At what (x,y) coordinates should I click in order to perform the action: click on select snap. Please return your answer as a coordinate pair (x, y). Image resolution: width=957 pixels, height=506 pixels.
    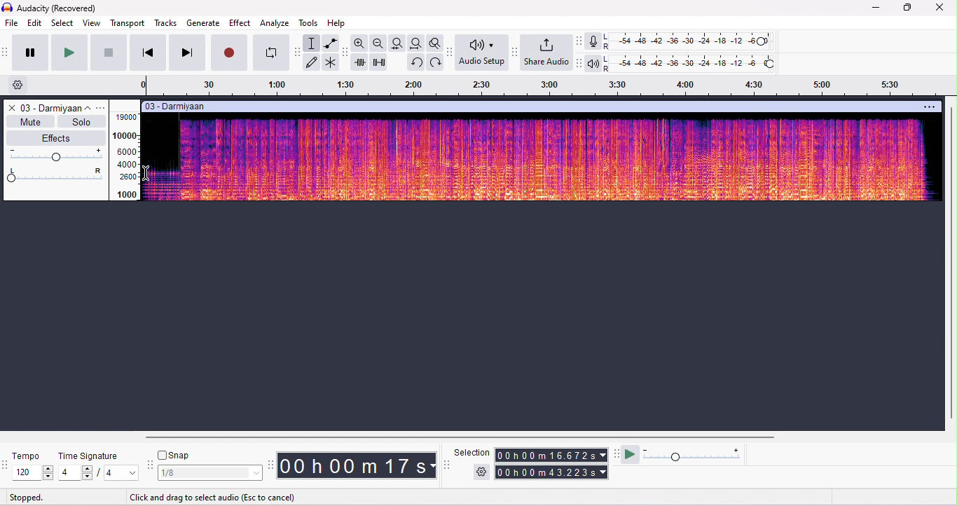
    Looking at the image, I should click on (212, 472).